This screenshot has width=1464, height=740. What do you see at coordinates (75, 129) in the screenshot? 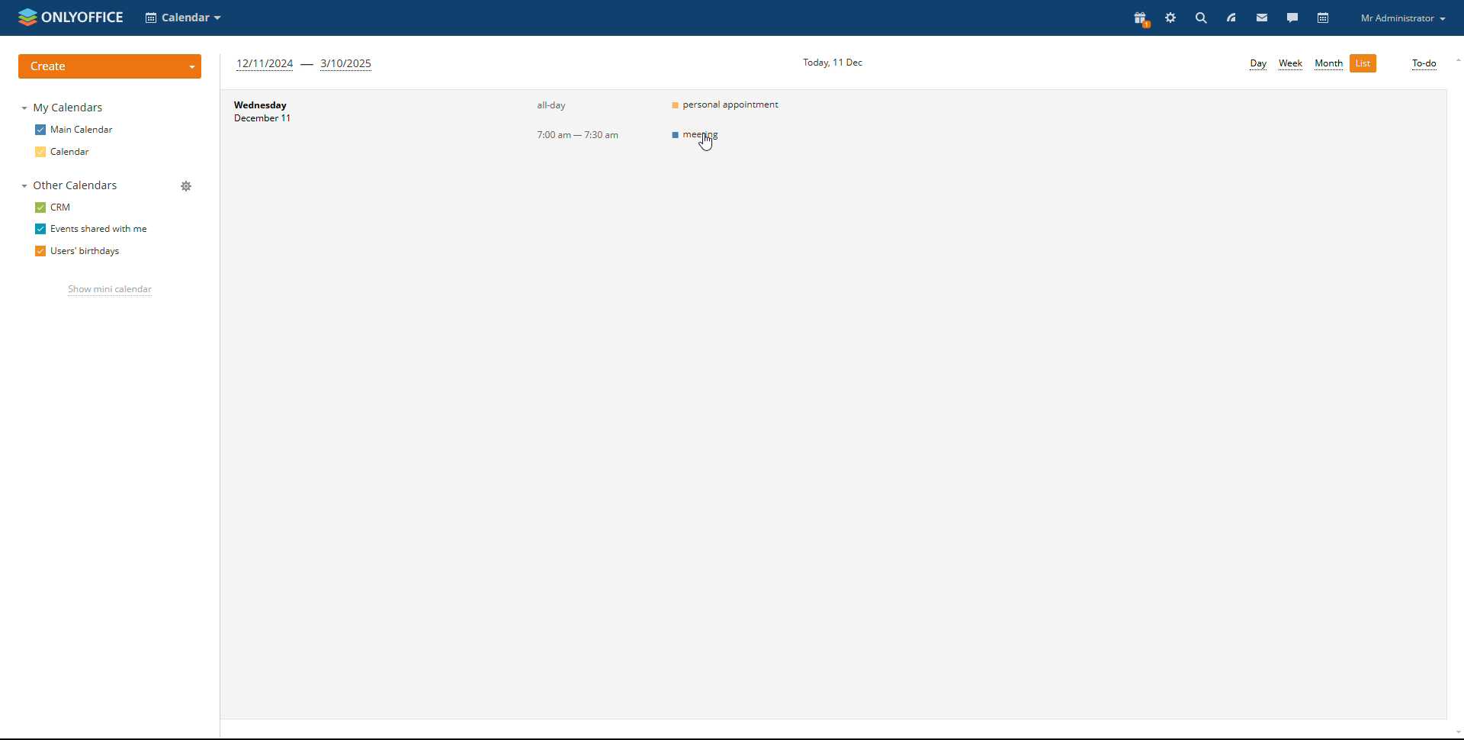
I see `main calendar` at bounding box center [75, 129].